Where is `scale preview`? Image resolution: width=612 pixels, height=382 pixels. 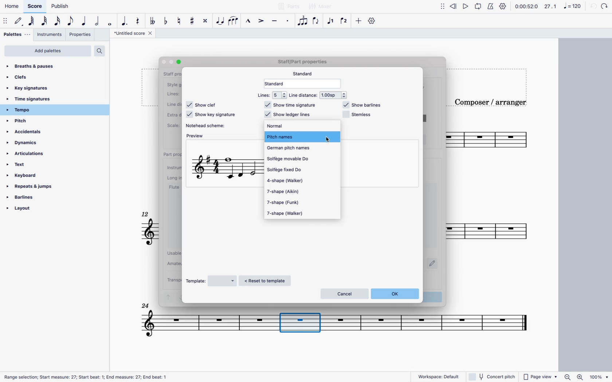 scale preview is located at coordinates (226, 169).